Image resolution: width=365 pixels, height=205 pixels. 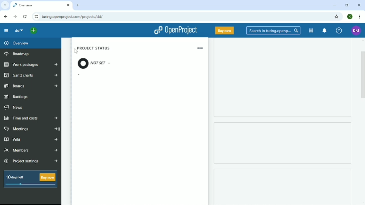 What do you see at coordinates (339, 31) in the screenshot?
I see `Help` at bounding box center [339, 31].